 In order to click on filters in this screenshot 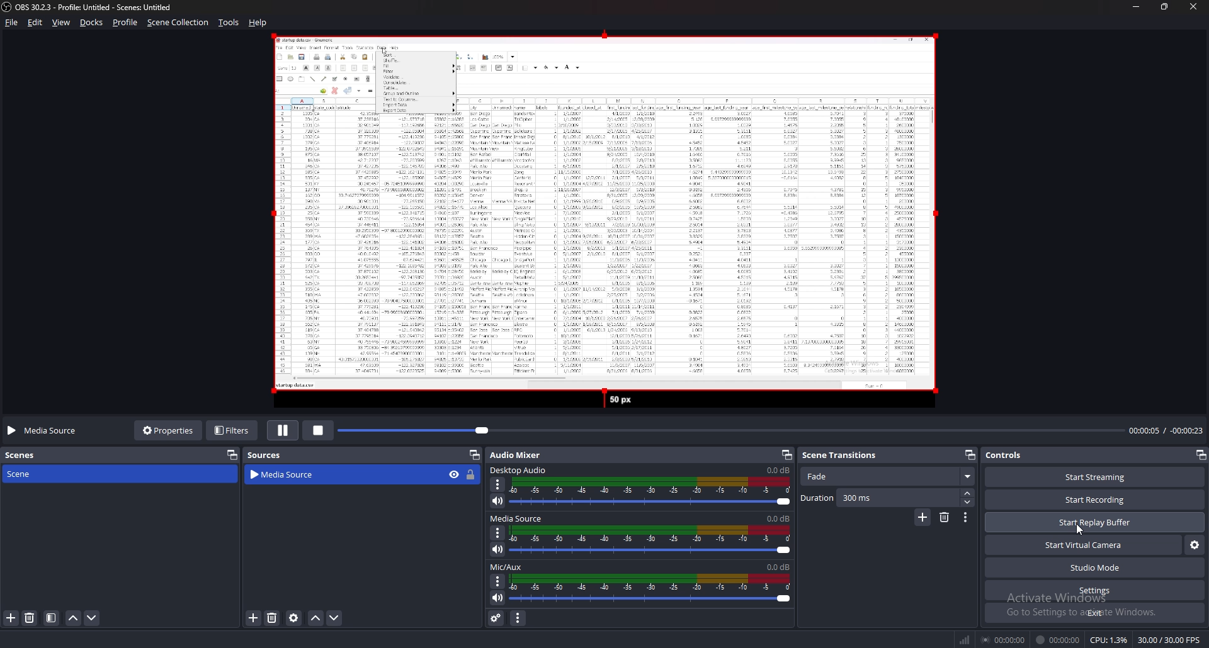, I will do `click(232, 431)`.